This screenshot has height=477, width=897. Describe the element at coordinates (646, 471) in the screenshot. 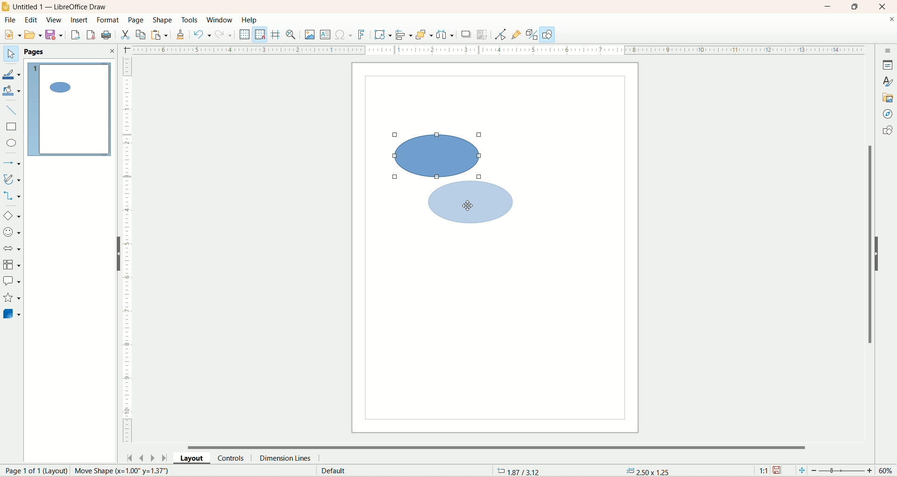

I see `anchor point` at that location.